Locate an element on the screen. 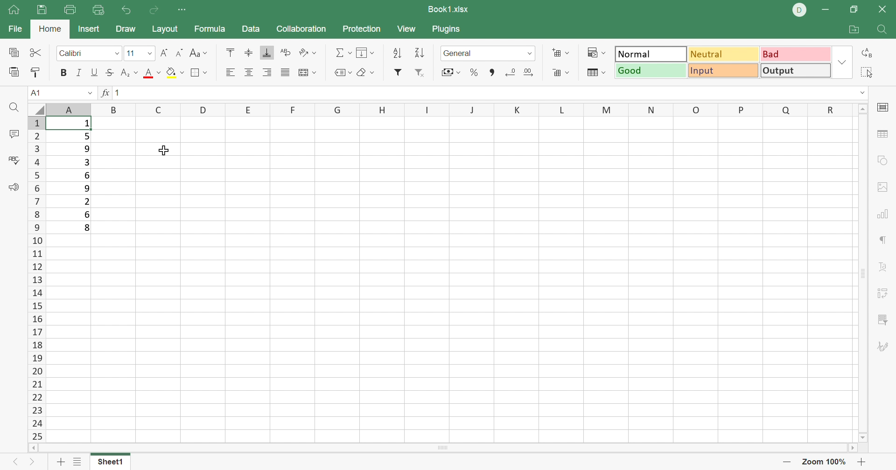  Scroll Right is located at coordinates (853, 449).